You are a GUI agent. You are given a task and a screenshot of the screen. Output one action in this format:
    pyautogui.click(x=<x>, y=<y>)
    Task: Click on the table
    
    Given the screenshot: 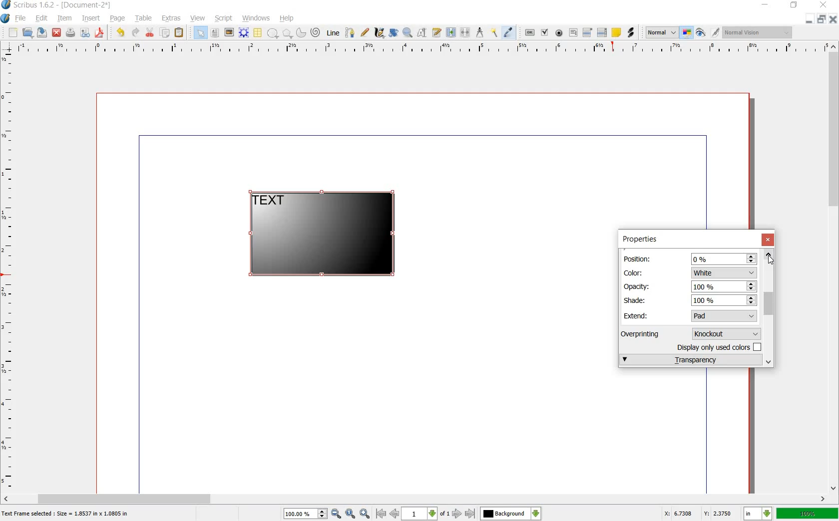 What is the action you would take?
    pyautogui.click(x=144, y=19)
    